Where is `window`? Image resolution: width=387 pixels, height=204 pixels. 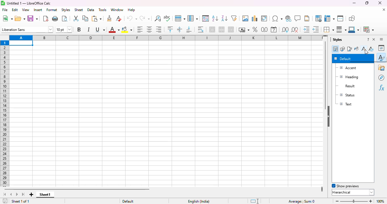
window is located at coordinates (117, 10).